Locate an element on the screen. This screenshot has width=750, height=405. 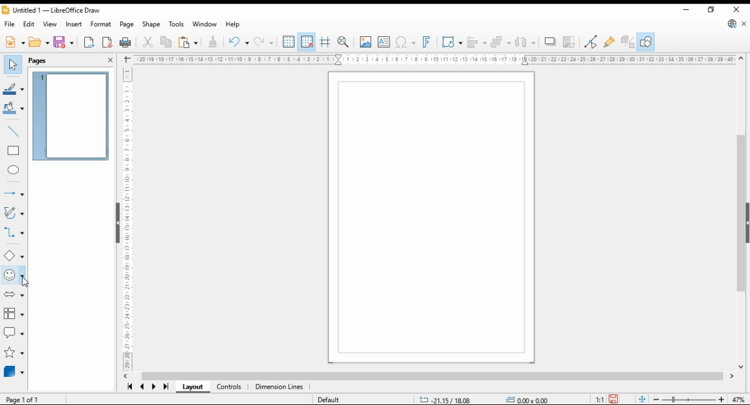
last page is located at coordinates (165, 388).